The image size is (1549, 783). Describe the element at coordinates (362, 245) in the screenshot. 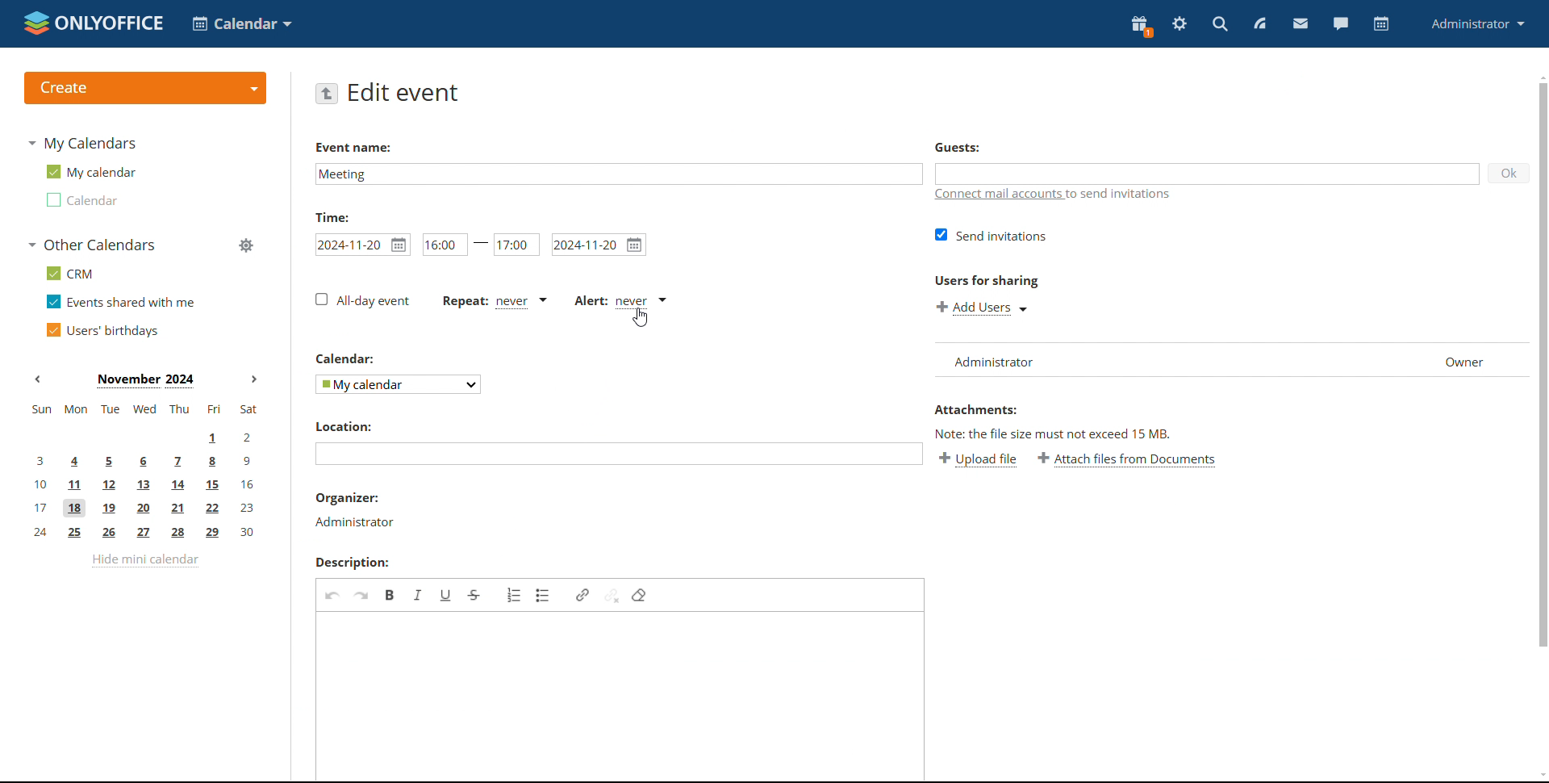

I see `start date` at that location.